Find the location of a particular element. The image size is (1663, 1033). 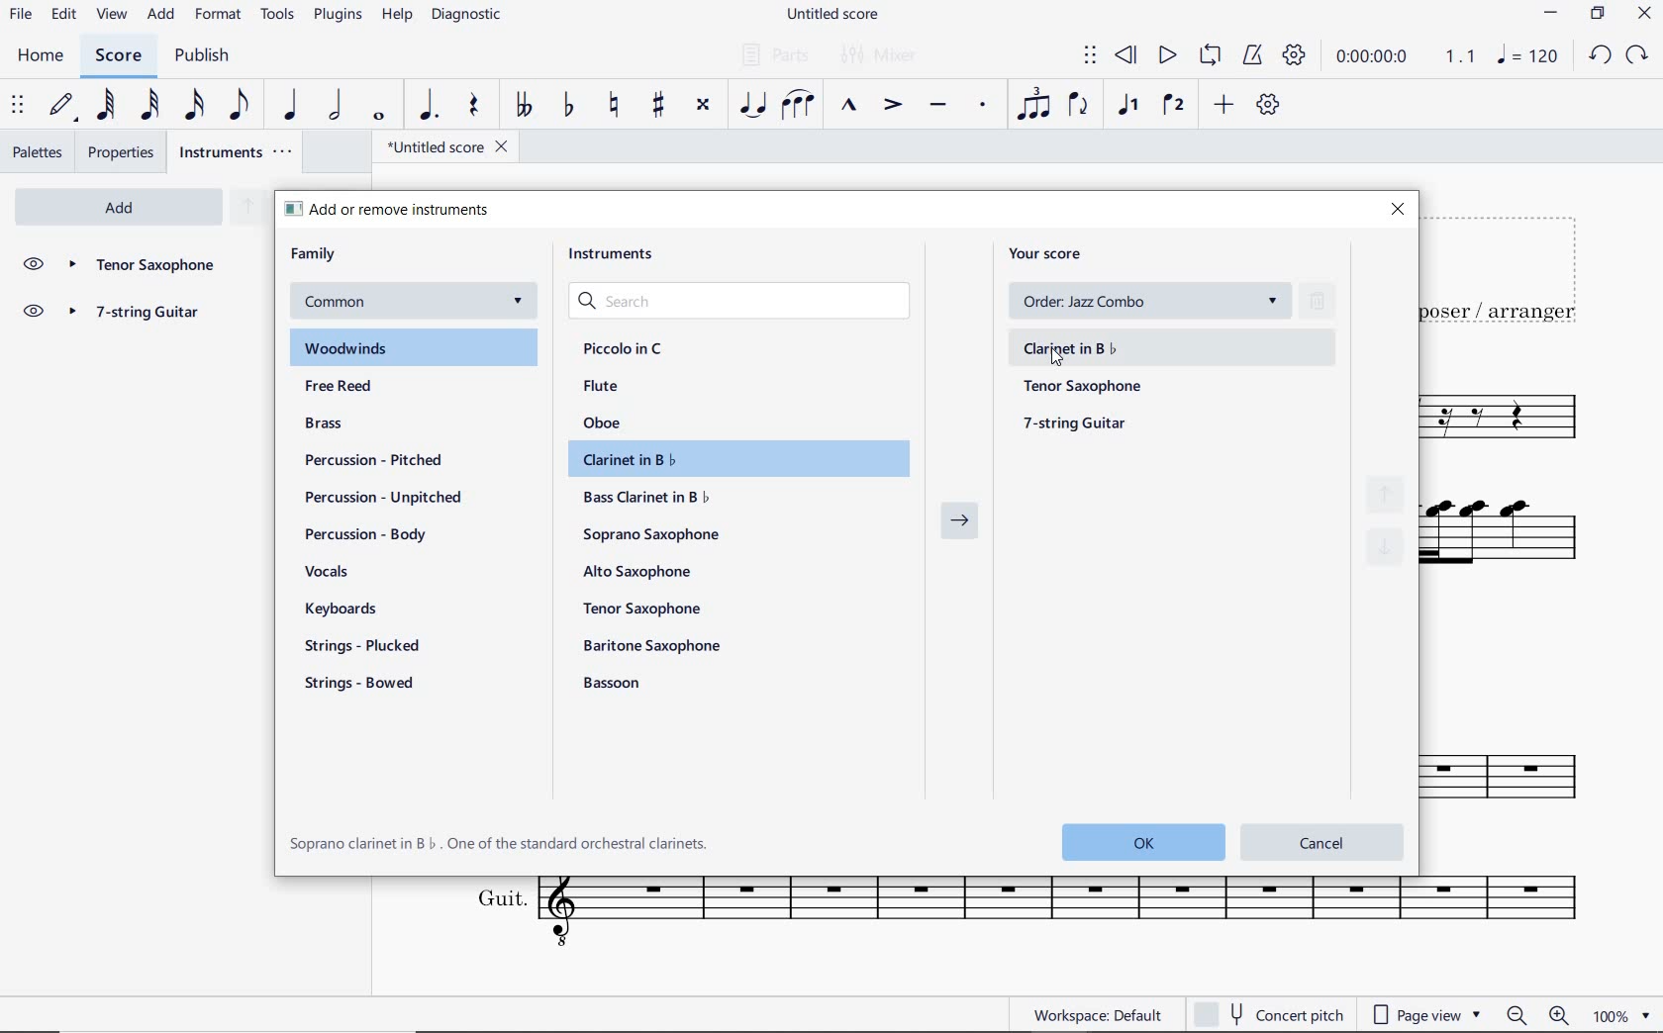

SELECET TO MOVE is located at coordinates (18, 106).